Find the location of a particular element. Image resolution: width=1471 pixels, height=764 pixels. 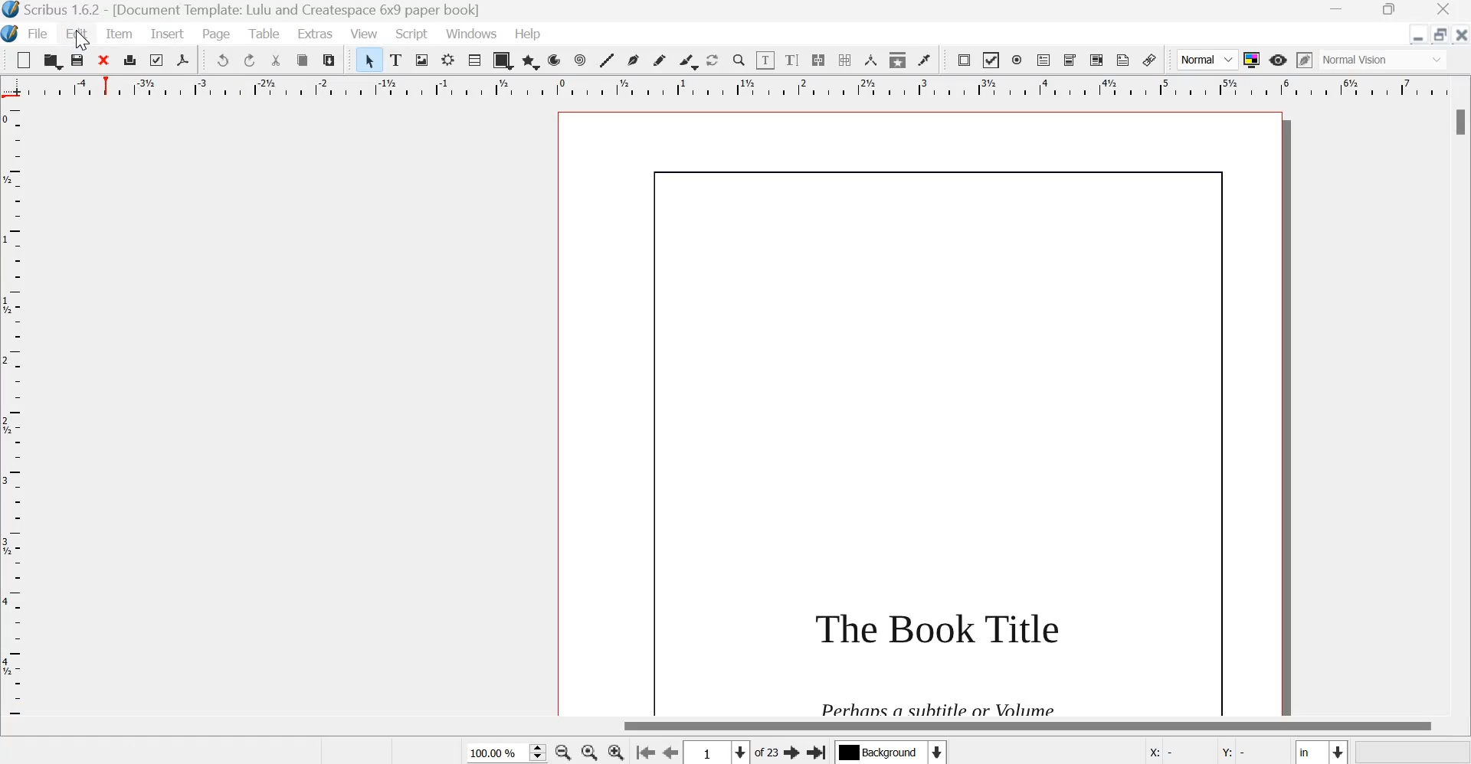

resize is located at coordinates (1441, 35).